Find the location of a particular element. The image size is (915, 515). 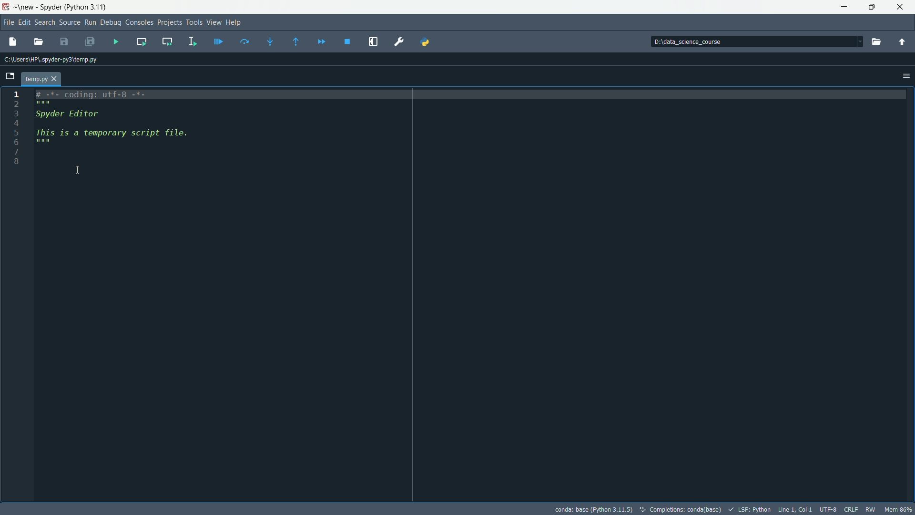

view menu is located at coordinates (213, 22).